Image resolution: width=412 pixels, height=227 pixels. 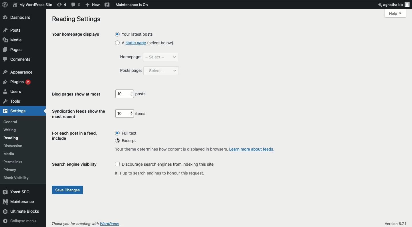 What do you see at coordinates (13, 101) in the screenshot?
I see `tools` at bounding box center [13, 101].